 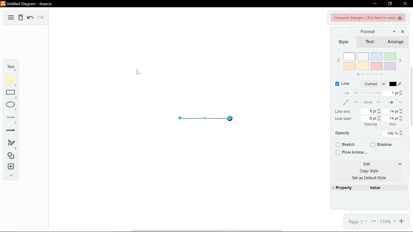 I want to click on Increase linewidth, so click(x=401, y=91).